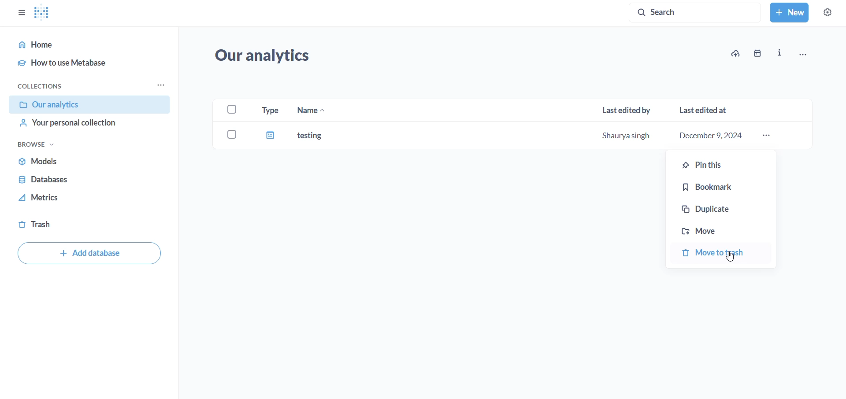 The image size is (846, 399). I want to click on new button, so click(789, 12).